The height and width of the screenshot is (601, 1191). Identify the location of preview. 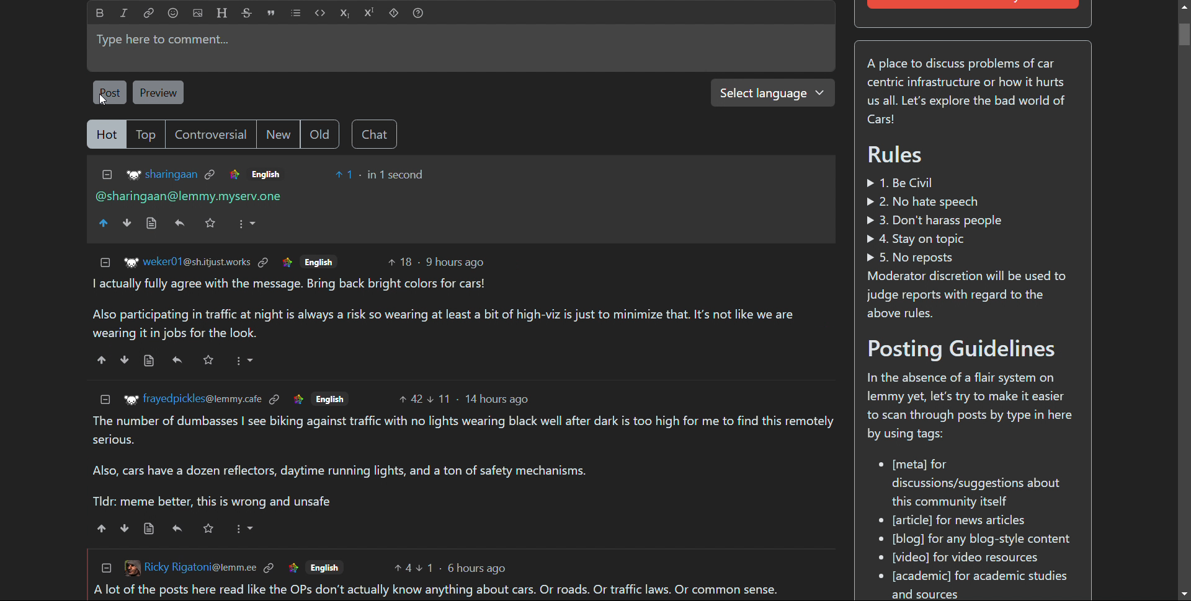
(159, 92).